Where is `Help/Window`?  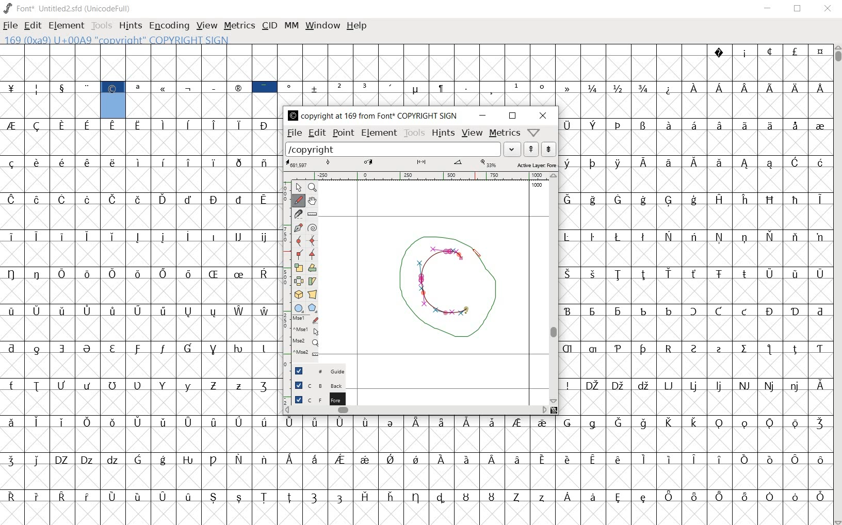
Help/Window is located at coordinates (535, 132).